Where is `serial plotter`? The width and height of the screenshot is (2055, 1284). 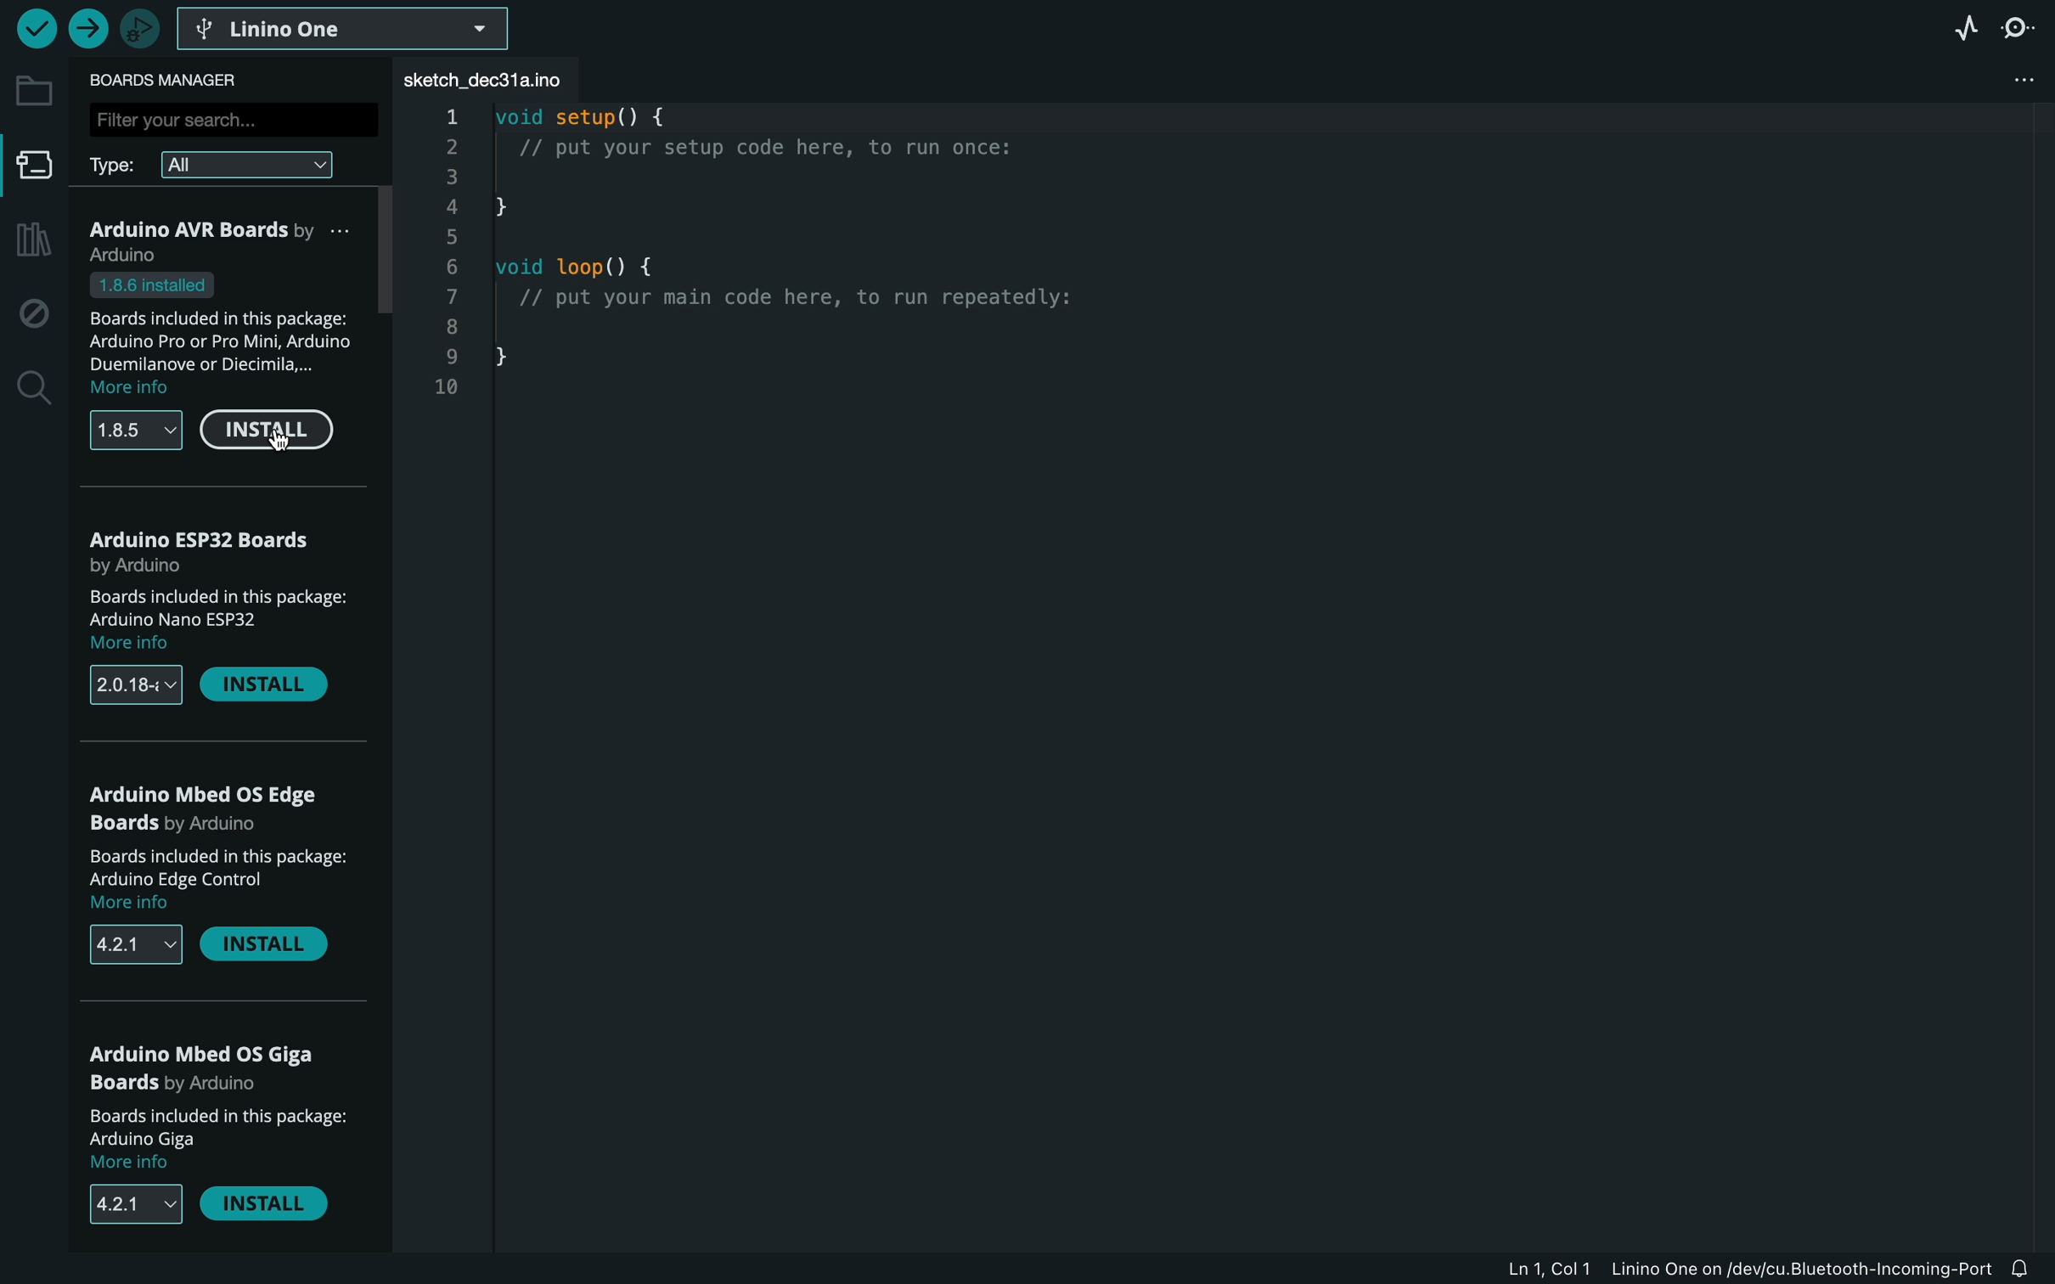
serial plotter is located at coordinates (1956, 26).